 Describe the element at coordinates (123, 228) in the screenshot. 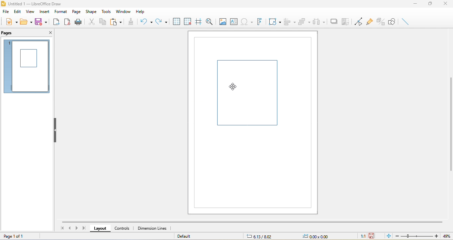

I see `controls` at that location.